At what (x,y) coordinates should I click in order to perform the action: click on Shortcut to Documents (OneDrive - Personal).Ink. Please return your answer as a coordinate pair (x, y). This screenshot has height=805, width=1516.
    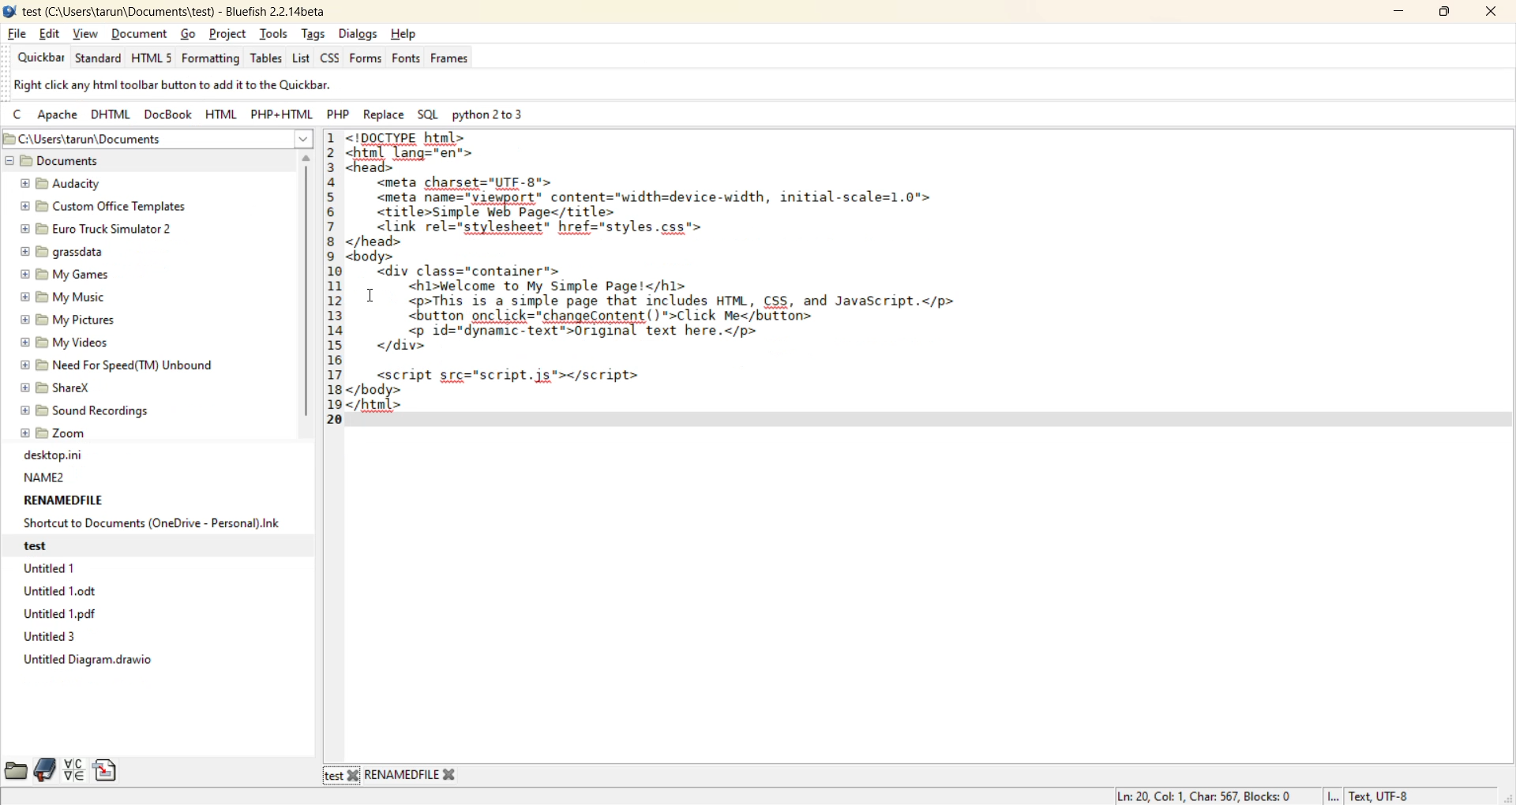
    Looking at the image, I should click on (148, 524).